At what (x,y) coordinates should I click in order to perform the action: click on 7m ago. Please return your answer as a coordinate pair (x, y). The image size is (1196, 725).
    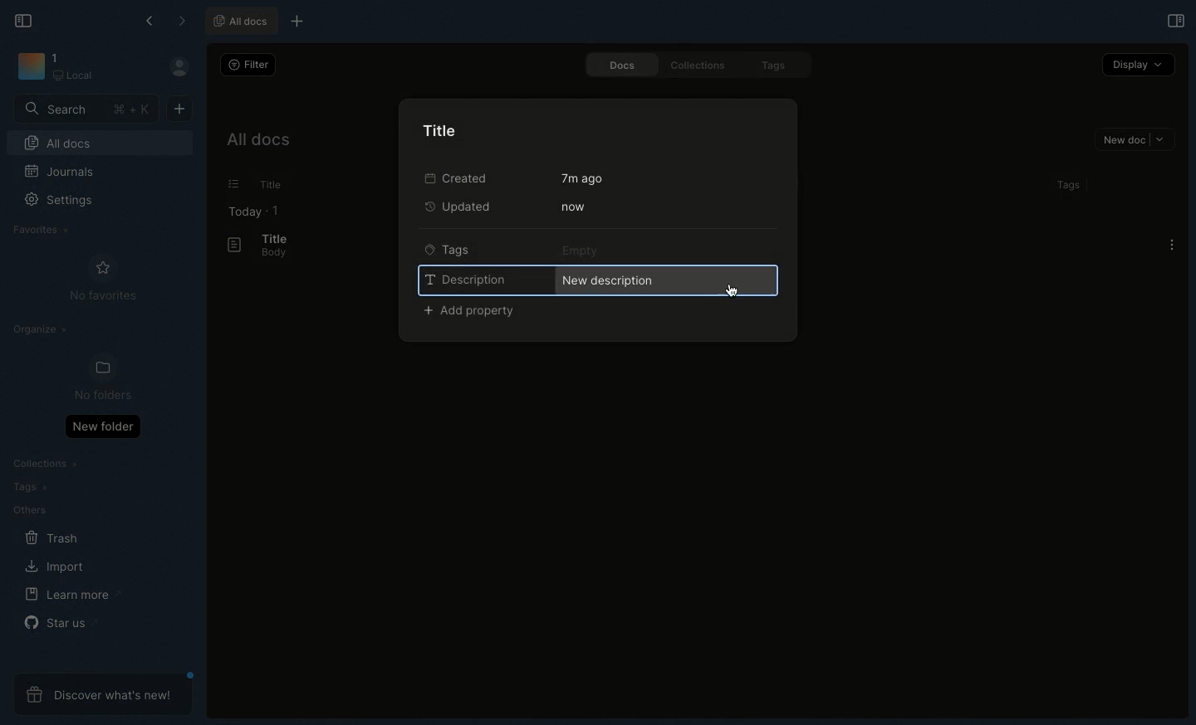
    Looking at the image, I should click on (585, 178).